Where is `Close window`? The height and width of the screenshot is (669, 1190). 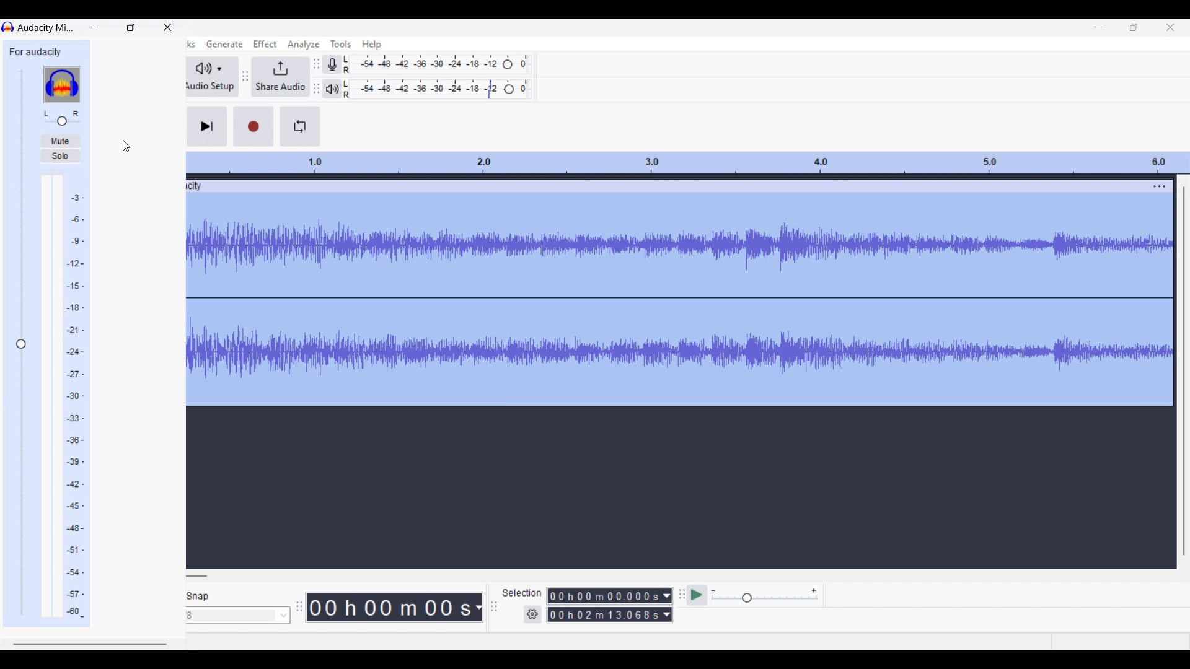 Close window is located at coordinates (167, 27).